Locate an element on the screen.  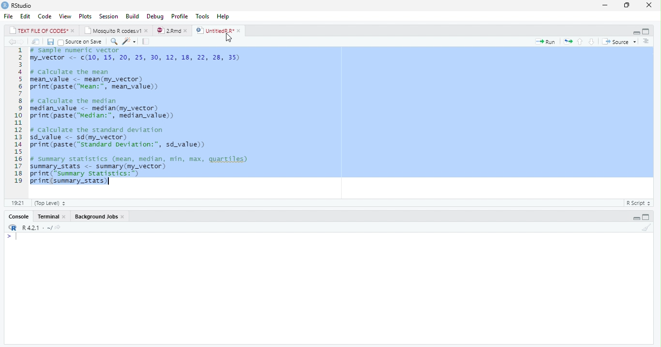
close is located at coordinates (240, 31).